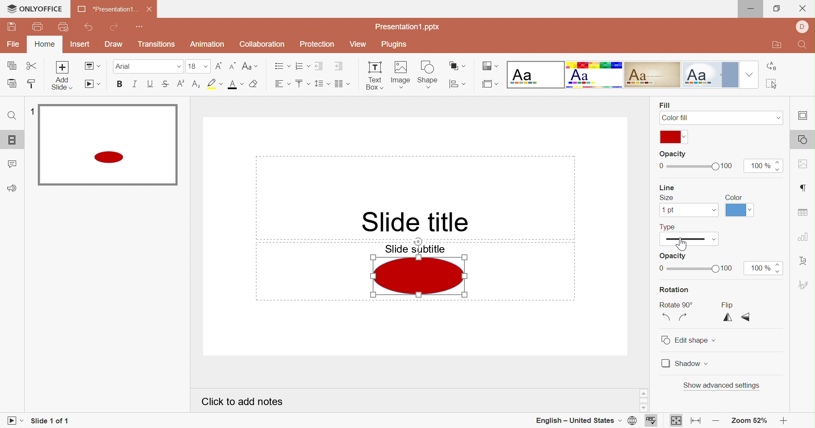 This screenshot has width=815, height=428. What do you see at coordinates (115, 28) in the screenshot?
I see `Redo` at bounding box center [115, 28].